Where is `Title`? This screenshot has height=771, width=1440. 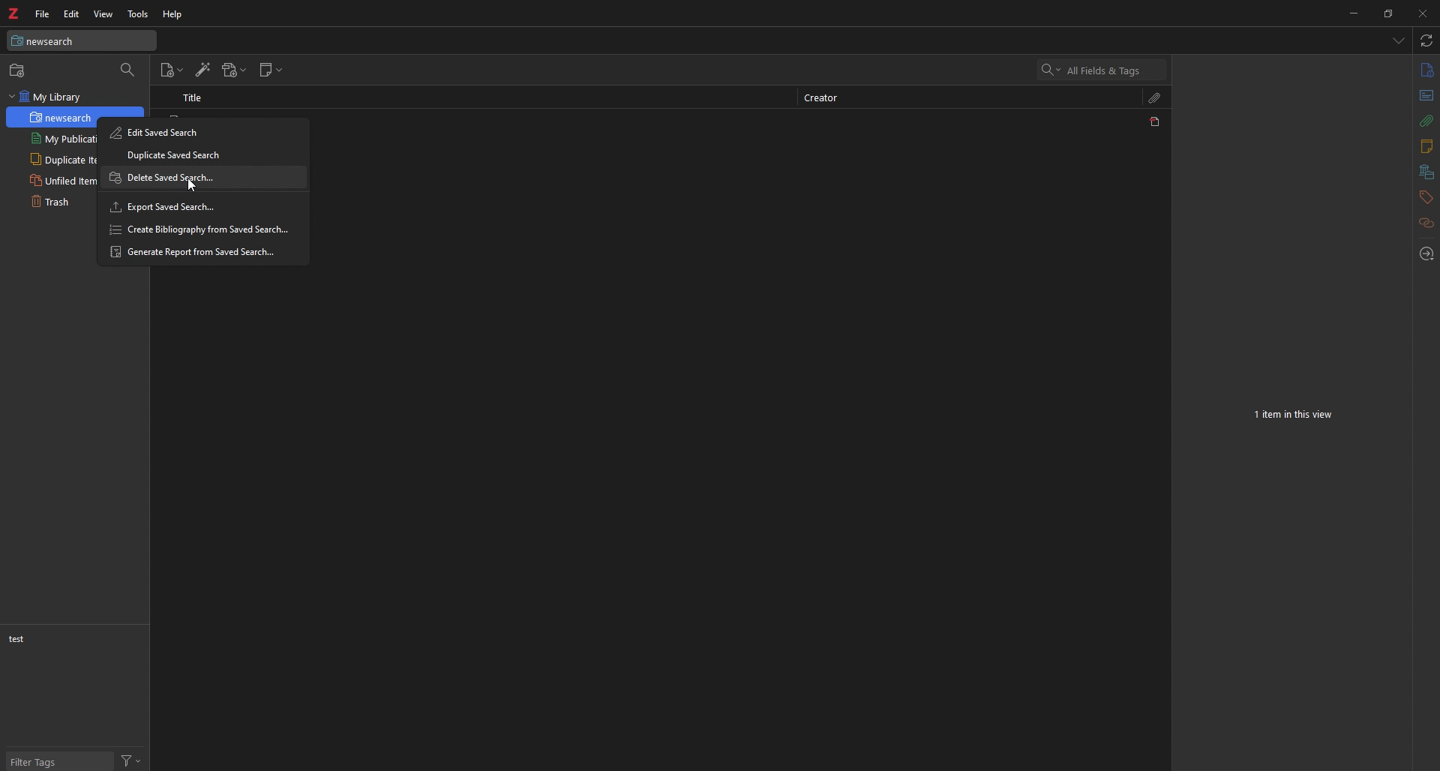
Title is located at coordinates (193, 99).